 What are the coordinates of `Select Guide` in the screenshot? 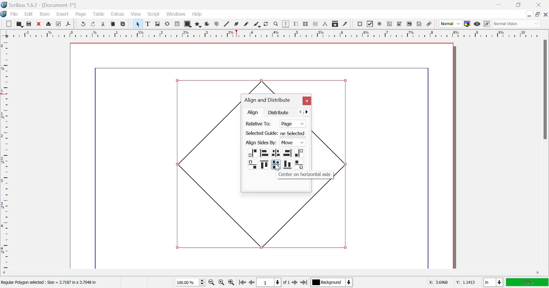 It's located at (261, 133).